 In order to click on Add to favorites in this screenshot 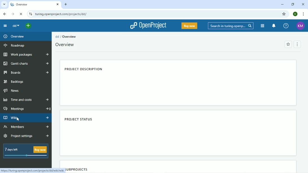, I will do `click(288, 44)`.